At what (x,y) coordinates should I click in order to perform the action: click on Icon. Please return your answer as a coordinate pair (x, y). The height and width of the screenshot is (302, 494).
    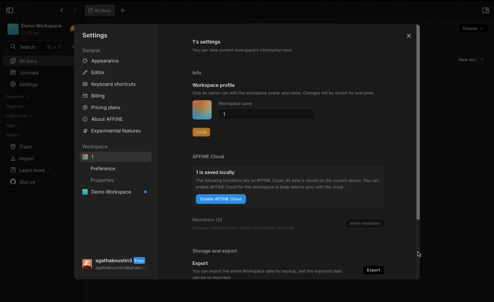
    Looking at the image, I should click on (202, 110).